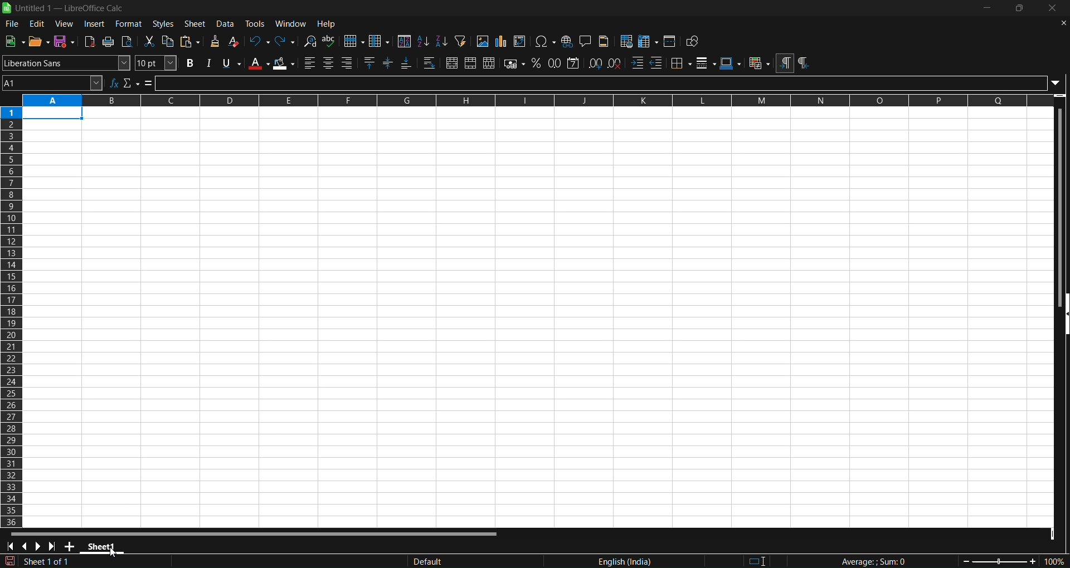 The height and width of the screenshot is (568, 1070). What do you see at coordinates (65, 41) in the screenshot?
I see `save` at bounding box center [65, 41].